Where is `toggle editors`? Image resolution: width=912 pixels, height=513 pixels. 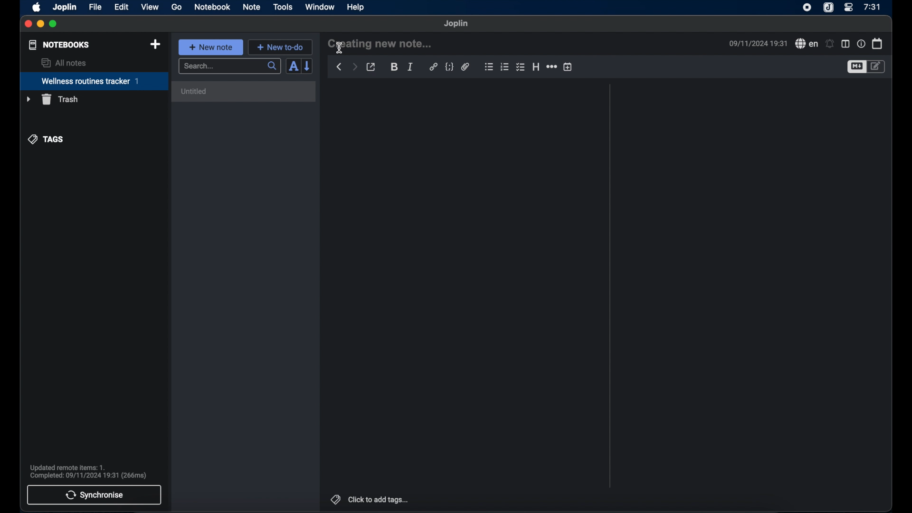 toggle editors is located at coordinates (856, 66).